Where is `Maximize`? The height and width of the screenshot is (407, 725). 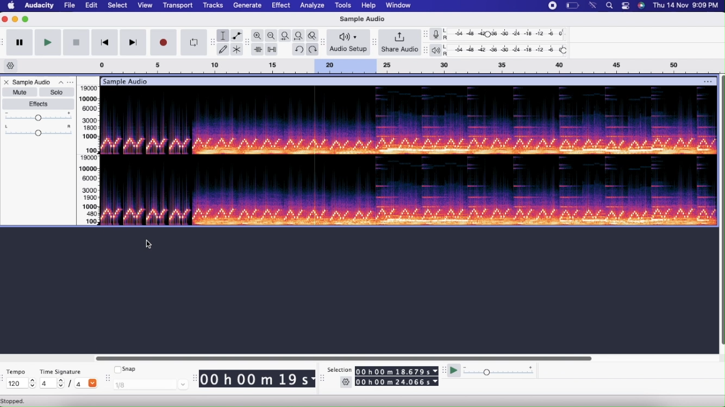 Maximize is located at coordinates (26, 19).